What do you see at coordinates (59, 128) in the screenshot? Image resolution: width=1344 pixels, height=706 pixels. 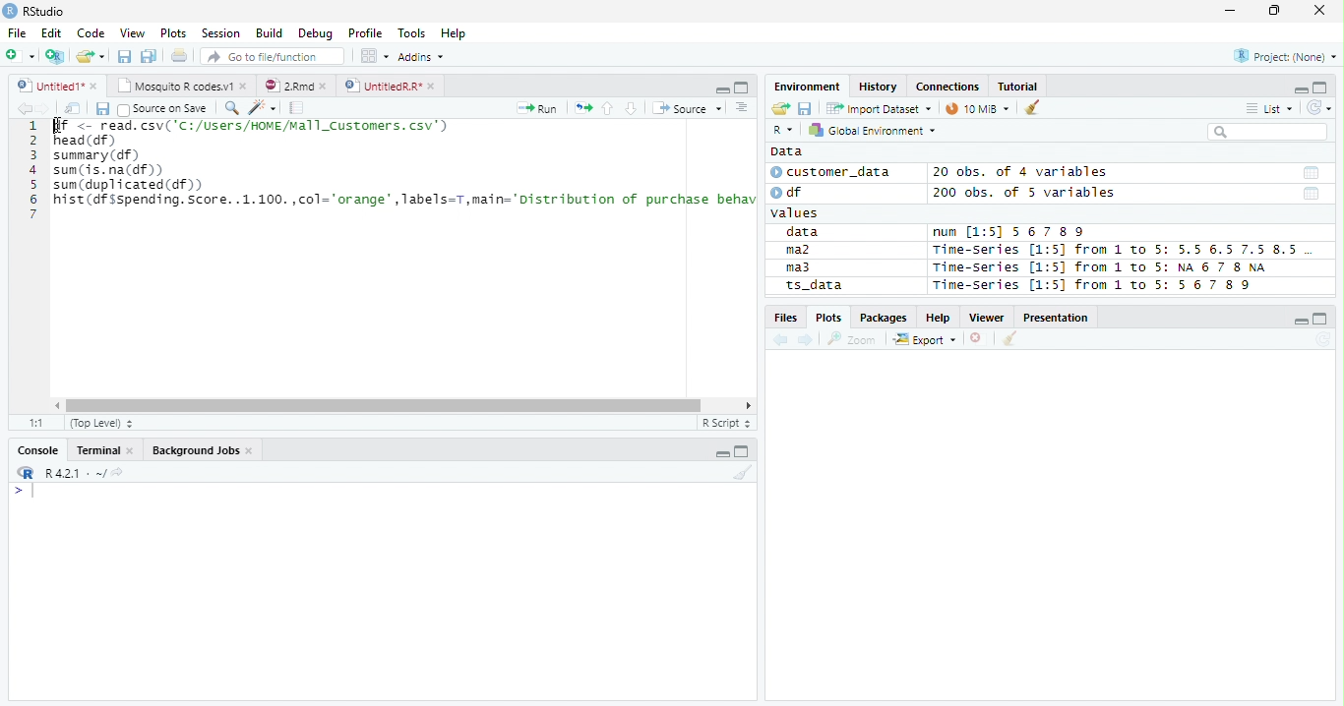 I see `Cursor` at bounding box center [59, 128].